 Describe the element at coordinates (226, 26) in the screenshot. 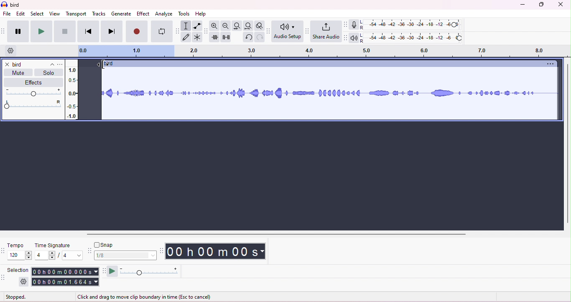

I see `zoom in` at that location.